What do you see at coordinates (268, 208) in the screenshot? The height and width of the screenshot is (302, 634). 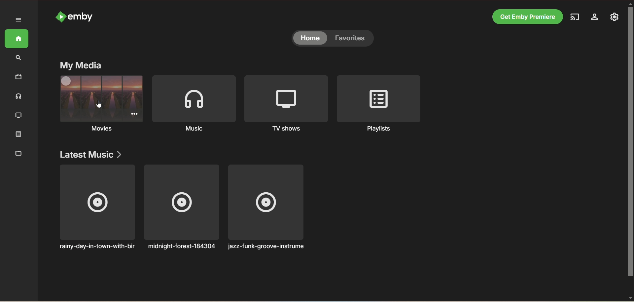 I see `jazz-funk-groove-instrument` at bounding box center [268, 208].